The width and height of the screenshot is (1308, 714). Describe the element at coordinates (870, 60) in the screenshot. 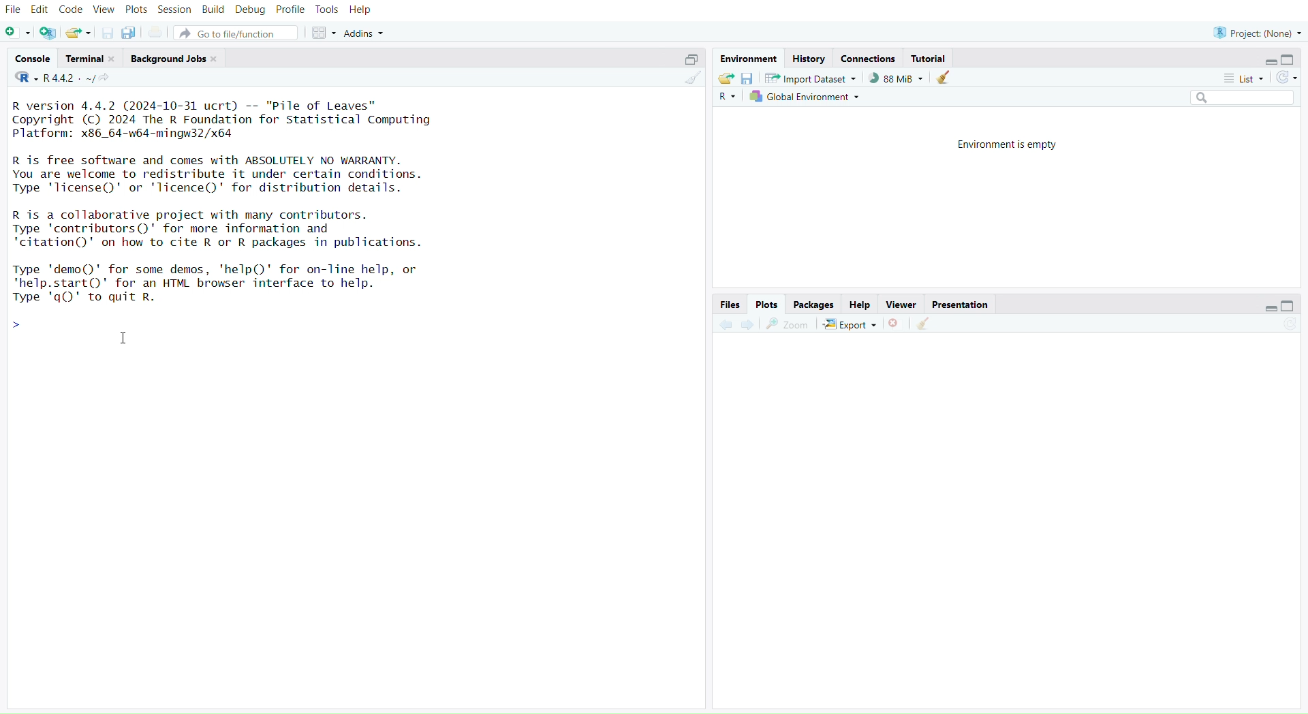

I see `connections` at that location.